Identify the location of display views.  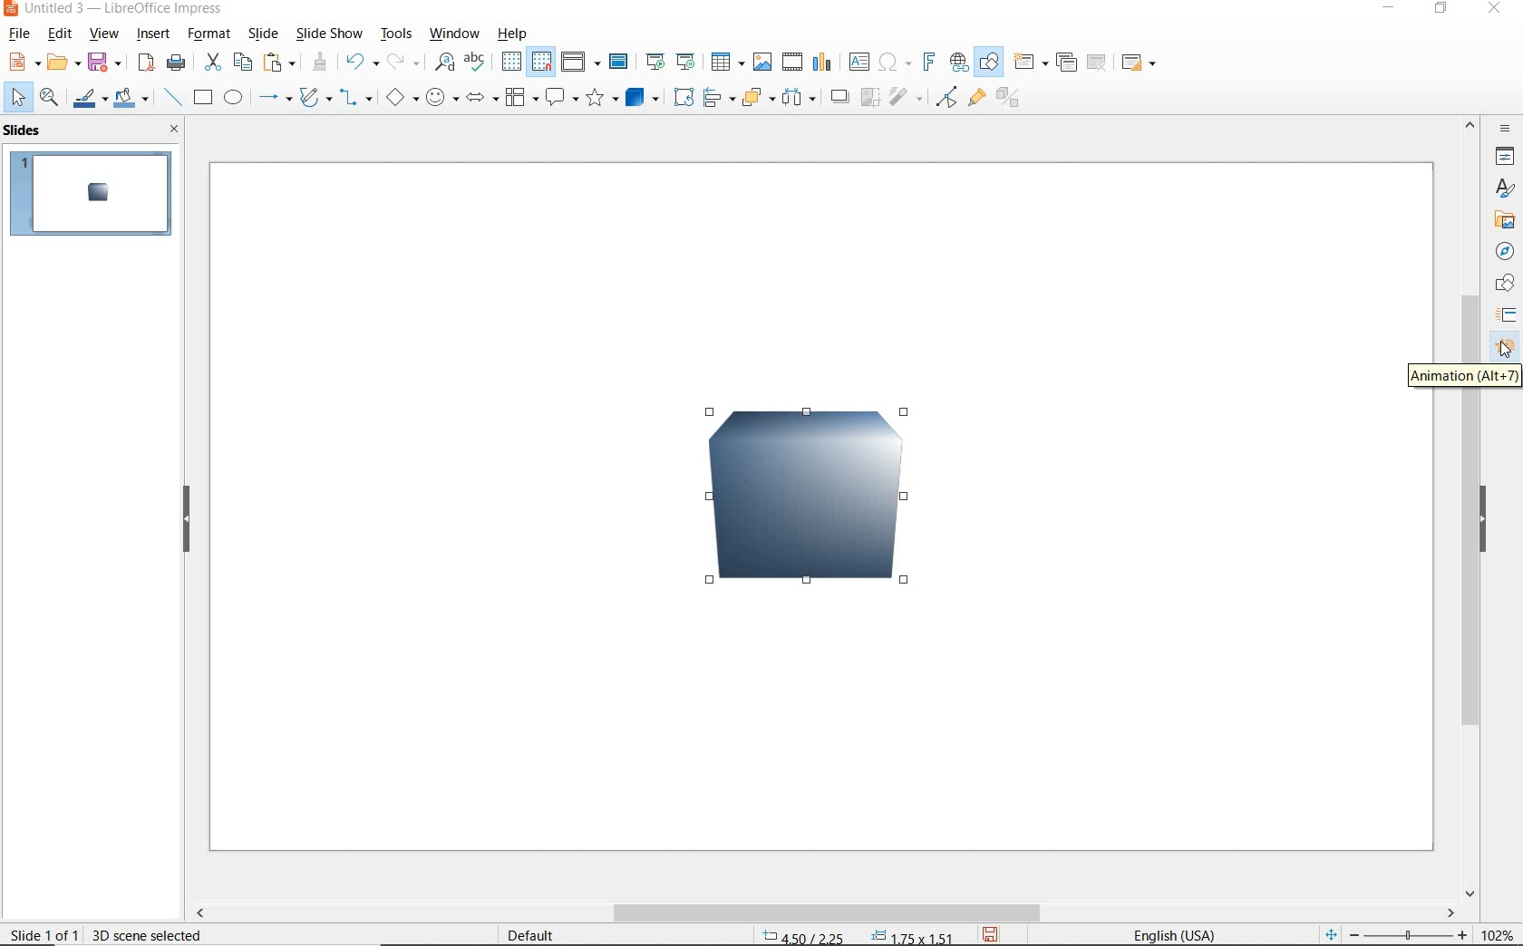
(581, 62).